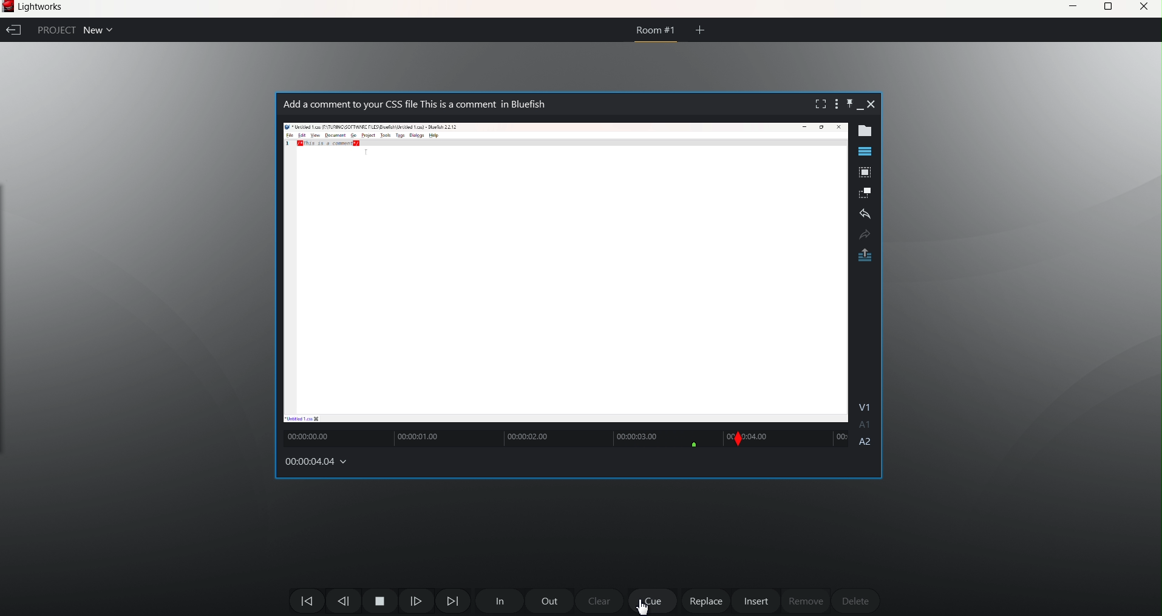 This screenshot has height=616, width=1162. What do you see at coordinates (864, 174) in the screenshot?
I see `pop out tile` at bounding box center [864, 174].